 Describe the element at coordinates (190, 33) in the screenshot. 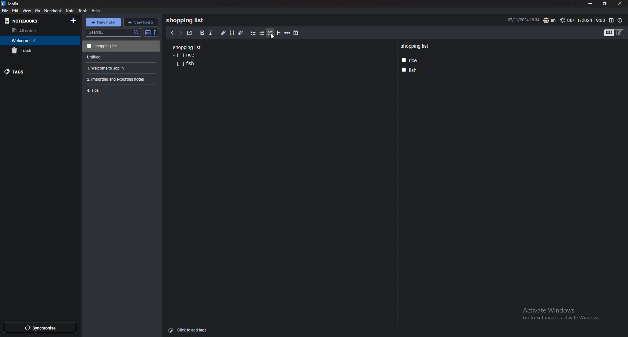

I see `toggle external editor` at that location.